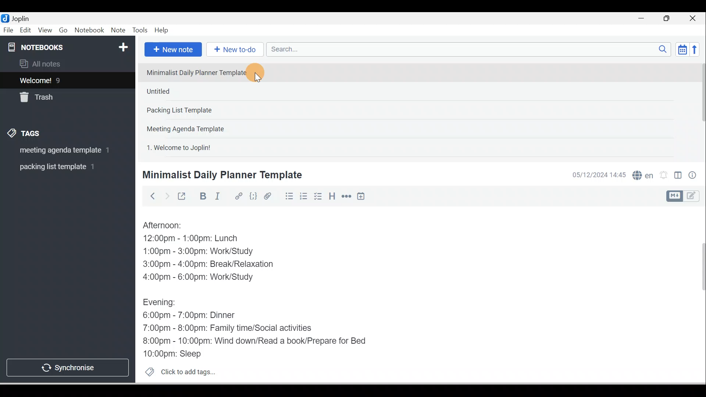  What do you see at coordinates (270, 196) in the screenshot?
I see `Attach file` at bounding box center [270, 196].